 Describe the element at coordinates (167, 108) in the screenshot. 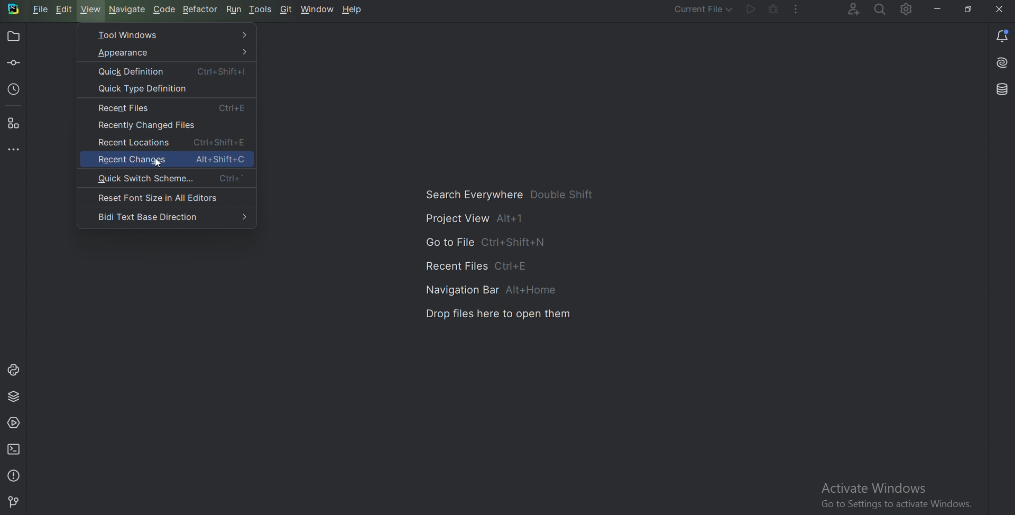

I see `Recent files` at that location.